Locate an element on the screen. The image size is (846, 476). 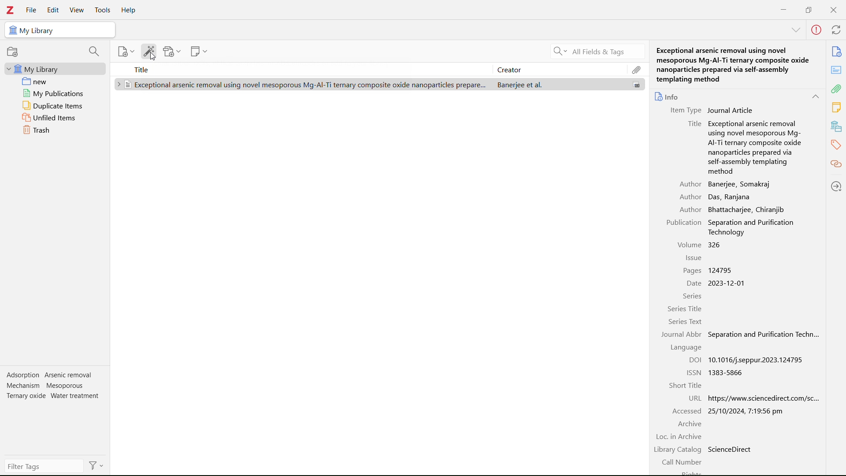
http://www.sciencedirect.com/sc... is located at coordinates (770, 398).